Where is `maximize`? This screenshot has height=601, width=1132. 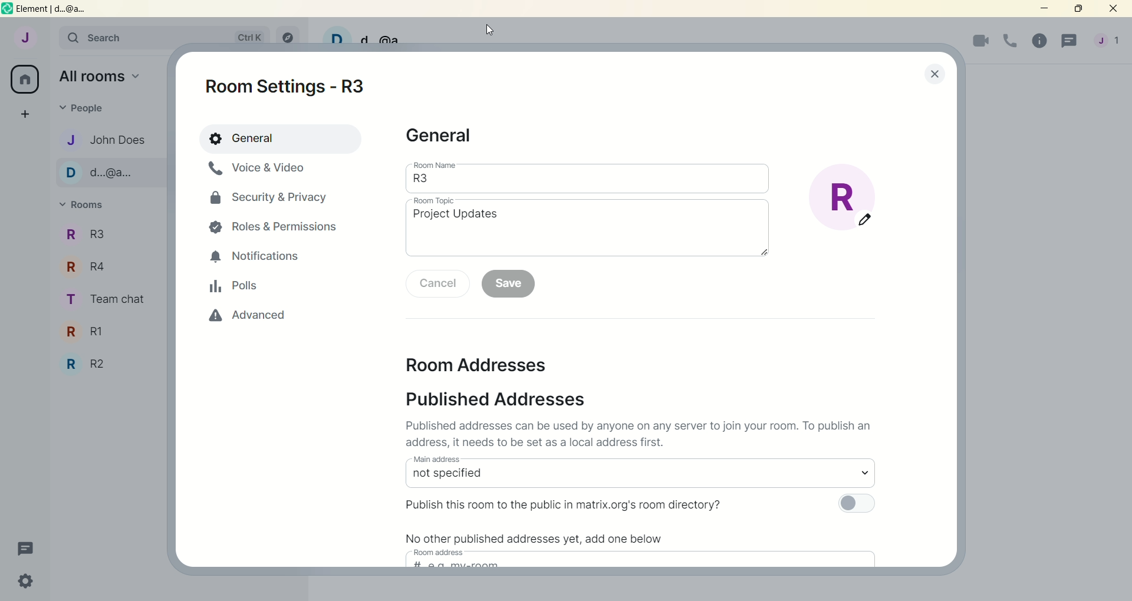 maximize is located at coordinates (1084, 11).